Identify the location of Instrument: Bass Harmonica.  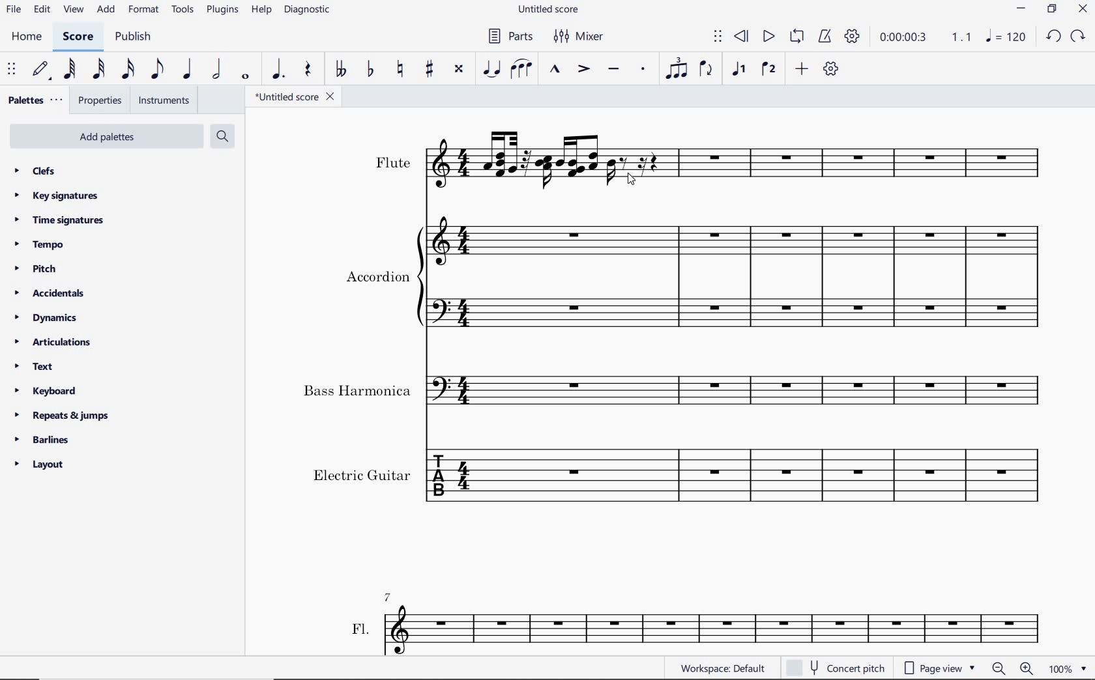
(742, 386).